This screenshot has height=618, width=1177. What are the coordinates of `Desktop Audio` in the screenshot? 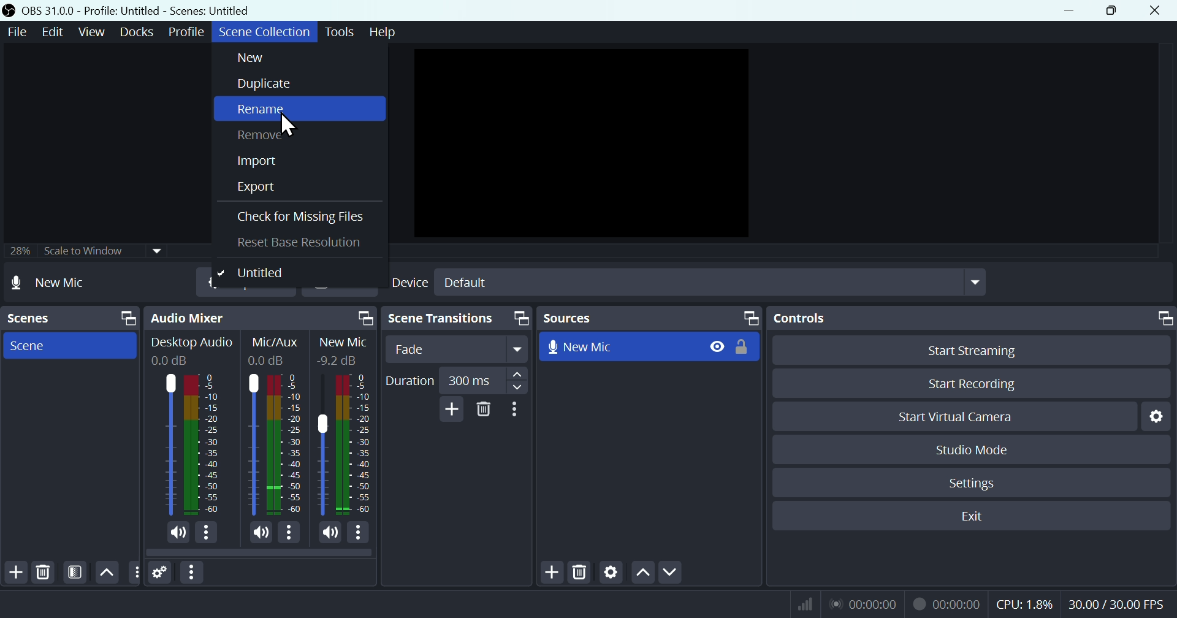 It's located at (193, 342).